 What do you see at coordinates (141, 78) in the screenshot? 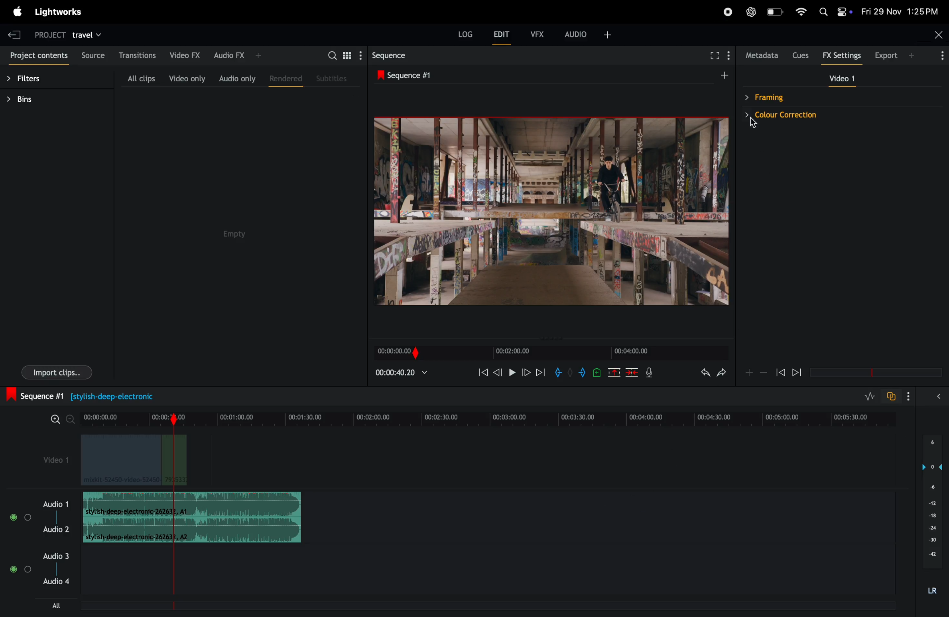
I see `all clips` at bounding box center [141, 78].